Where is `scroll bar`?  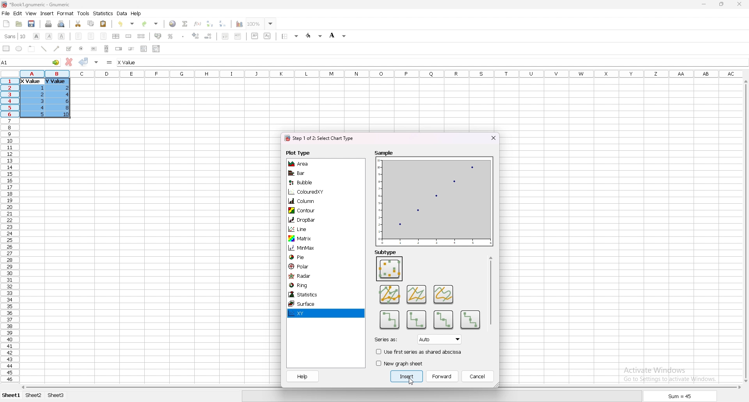 scroll bar is located at coordinates (380, 387).